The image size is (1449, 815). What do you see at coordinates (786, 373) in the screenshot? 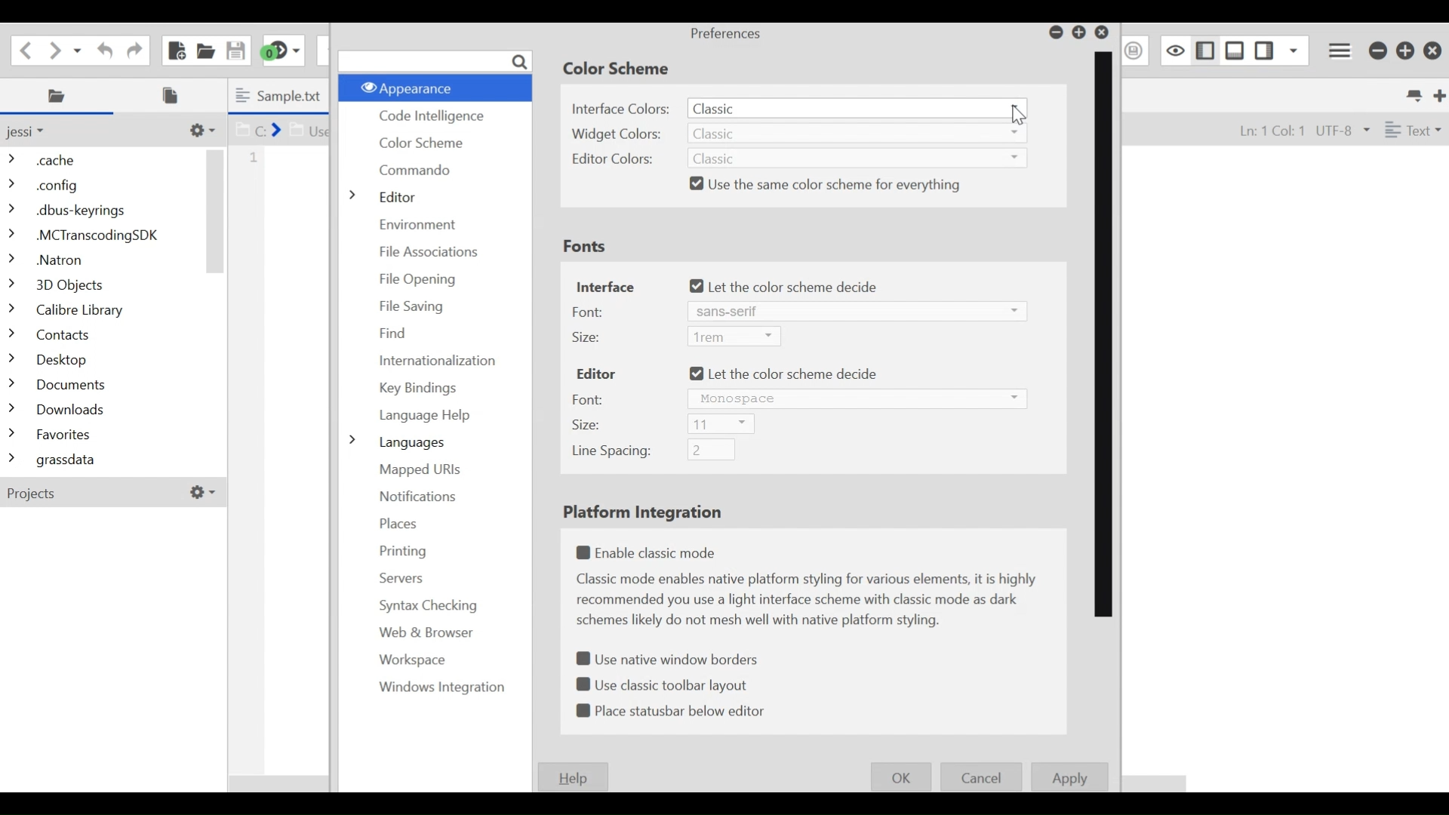
I see `(un)select Let the color scheme decide` at bounding box center [786, 373].